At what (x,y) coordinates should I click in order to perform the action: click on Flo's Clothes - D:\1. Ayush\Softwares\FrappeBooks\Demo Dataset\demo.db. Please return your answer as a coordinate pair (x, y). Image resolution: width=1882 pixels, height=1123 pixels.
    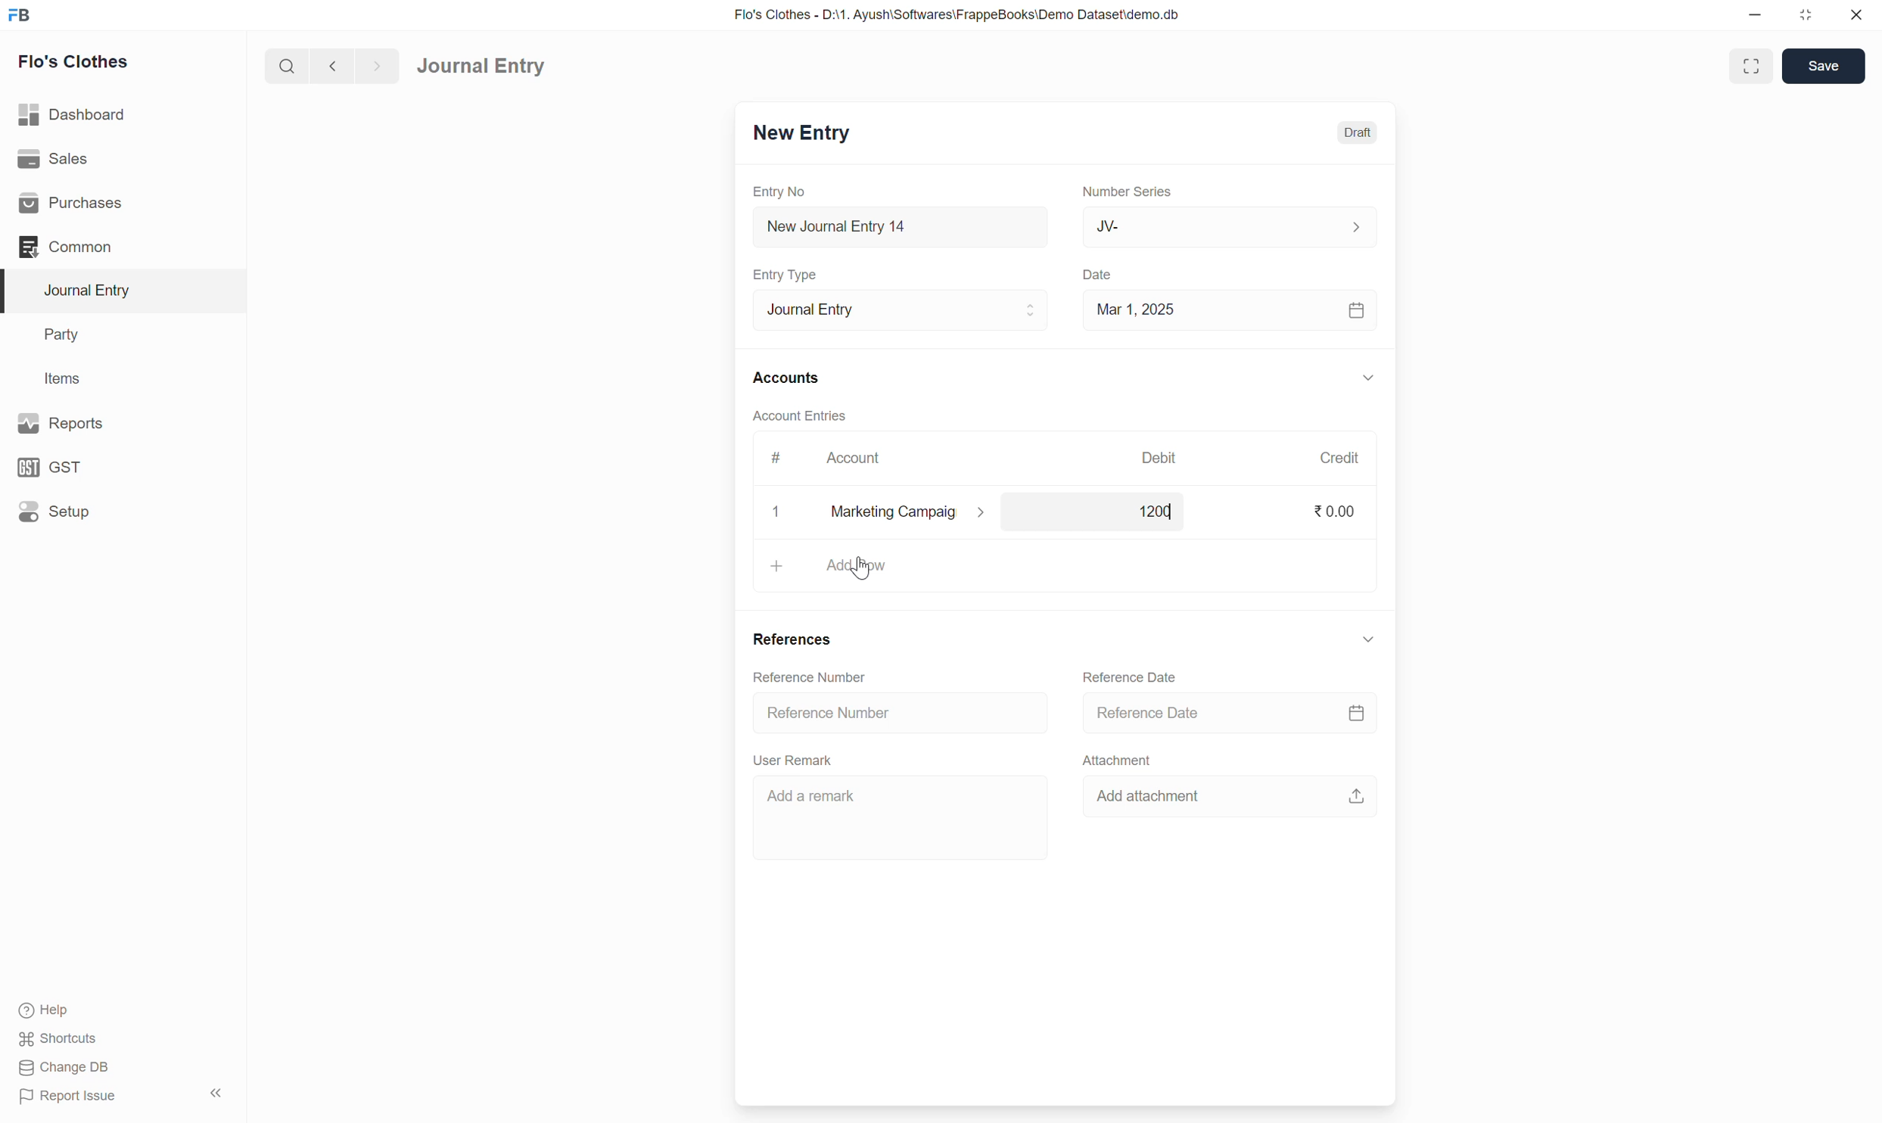
    Looking at the image, I should click on (961, 14).